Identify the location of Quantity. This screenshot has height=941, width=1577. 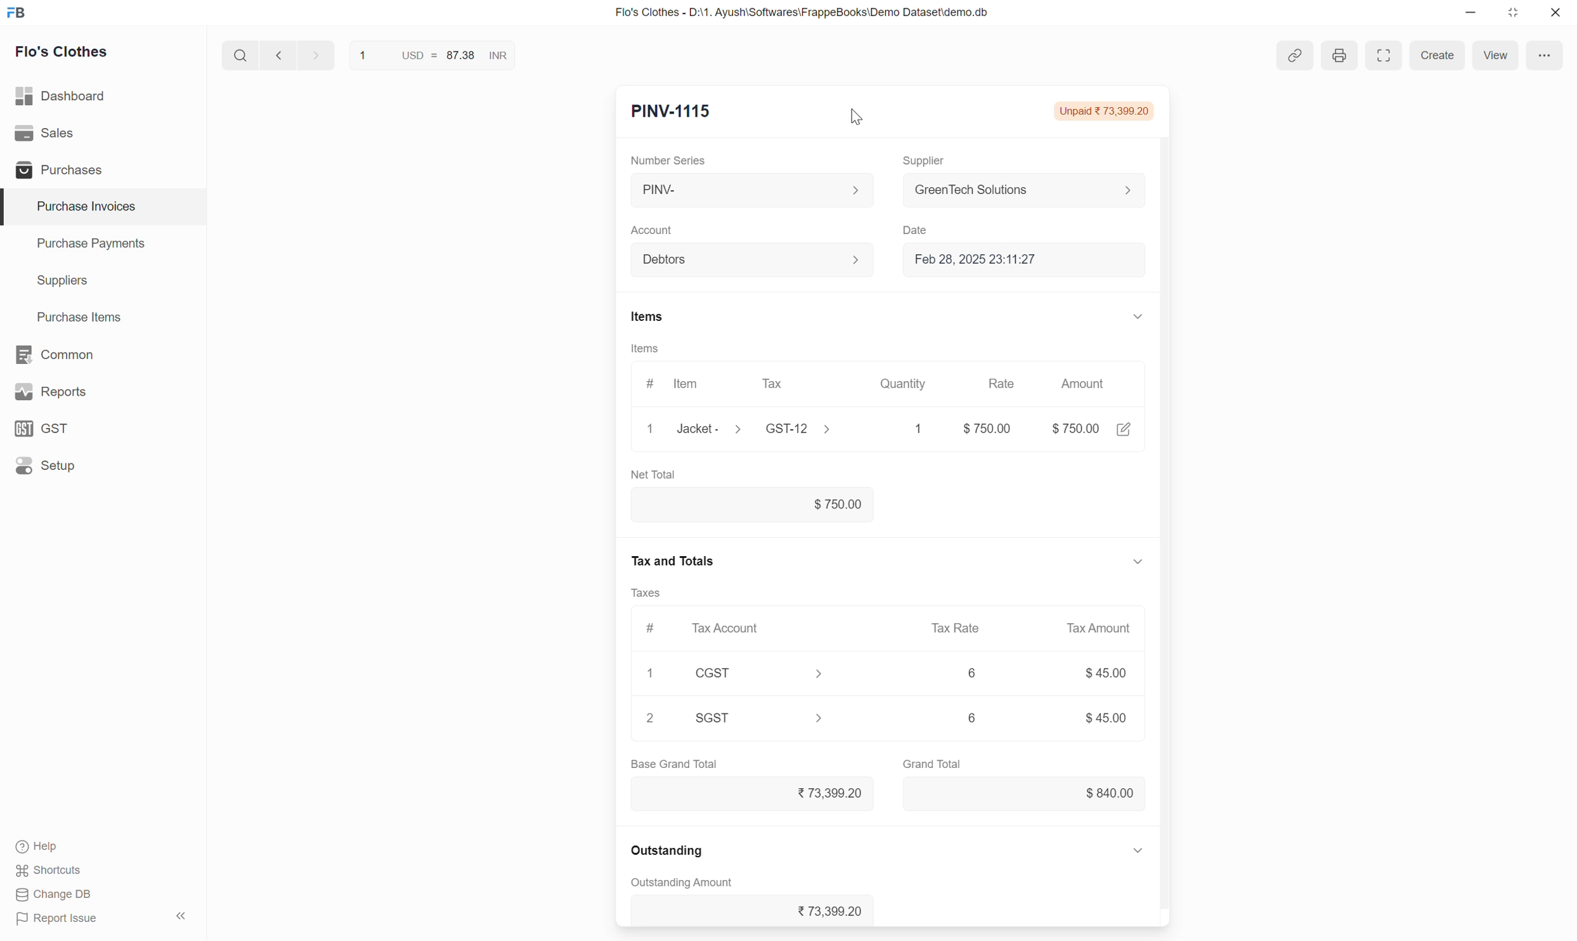
(904, 384).